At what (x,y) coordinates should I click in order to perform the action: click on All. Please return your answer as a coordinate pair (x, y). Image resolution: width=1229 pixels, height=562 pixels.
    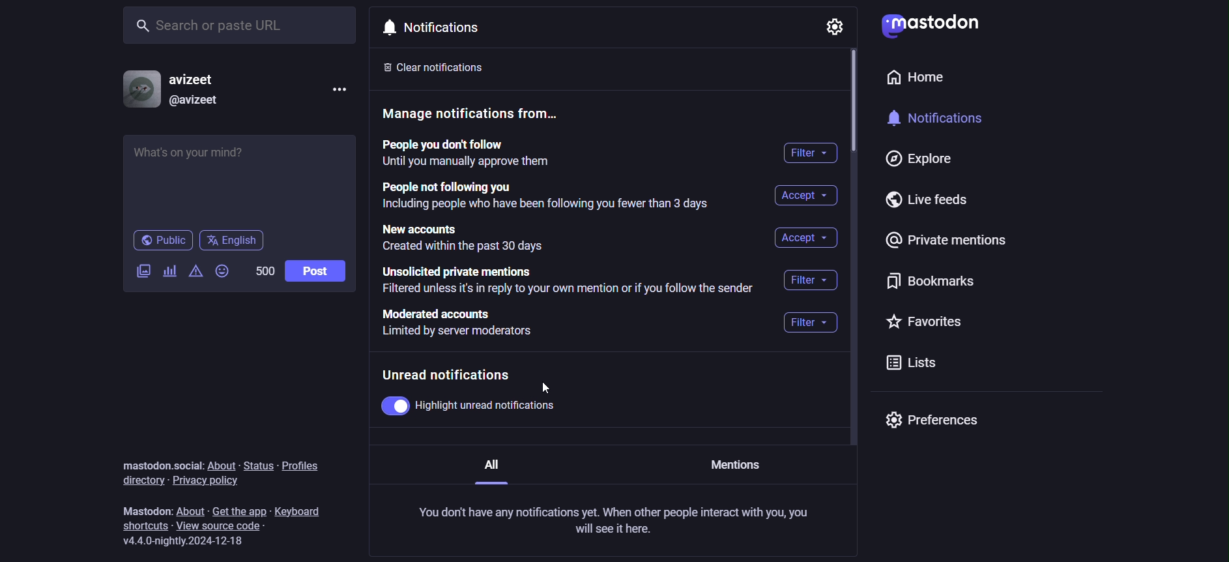
    Looking at the image, I should click on (493, 469).